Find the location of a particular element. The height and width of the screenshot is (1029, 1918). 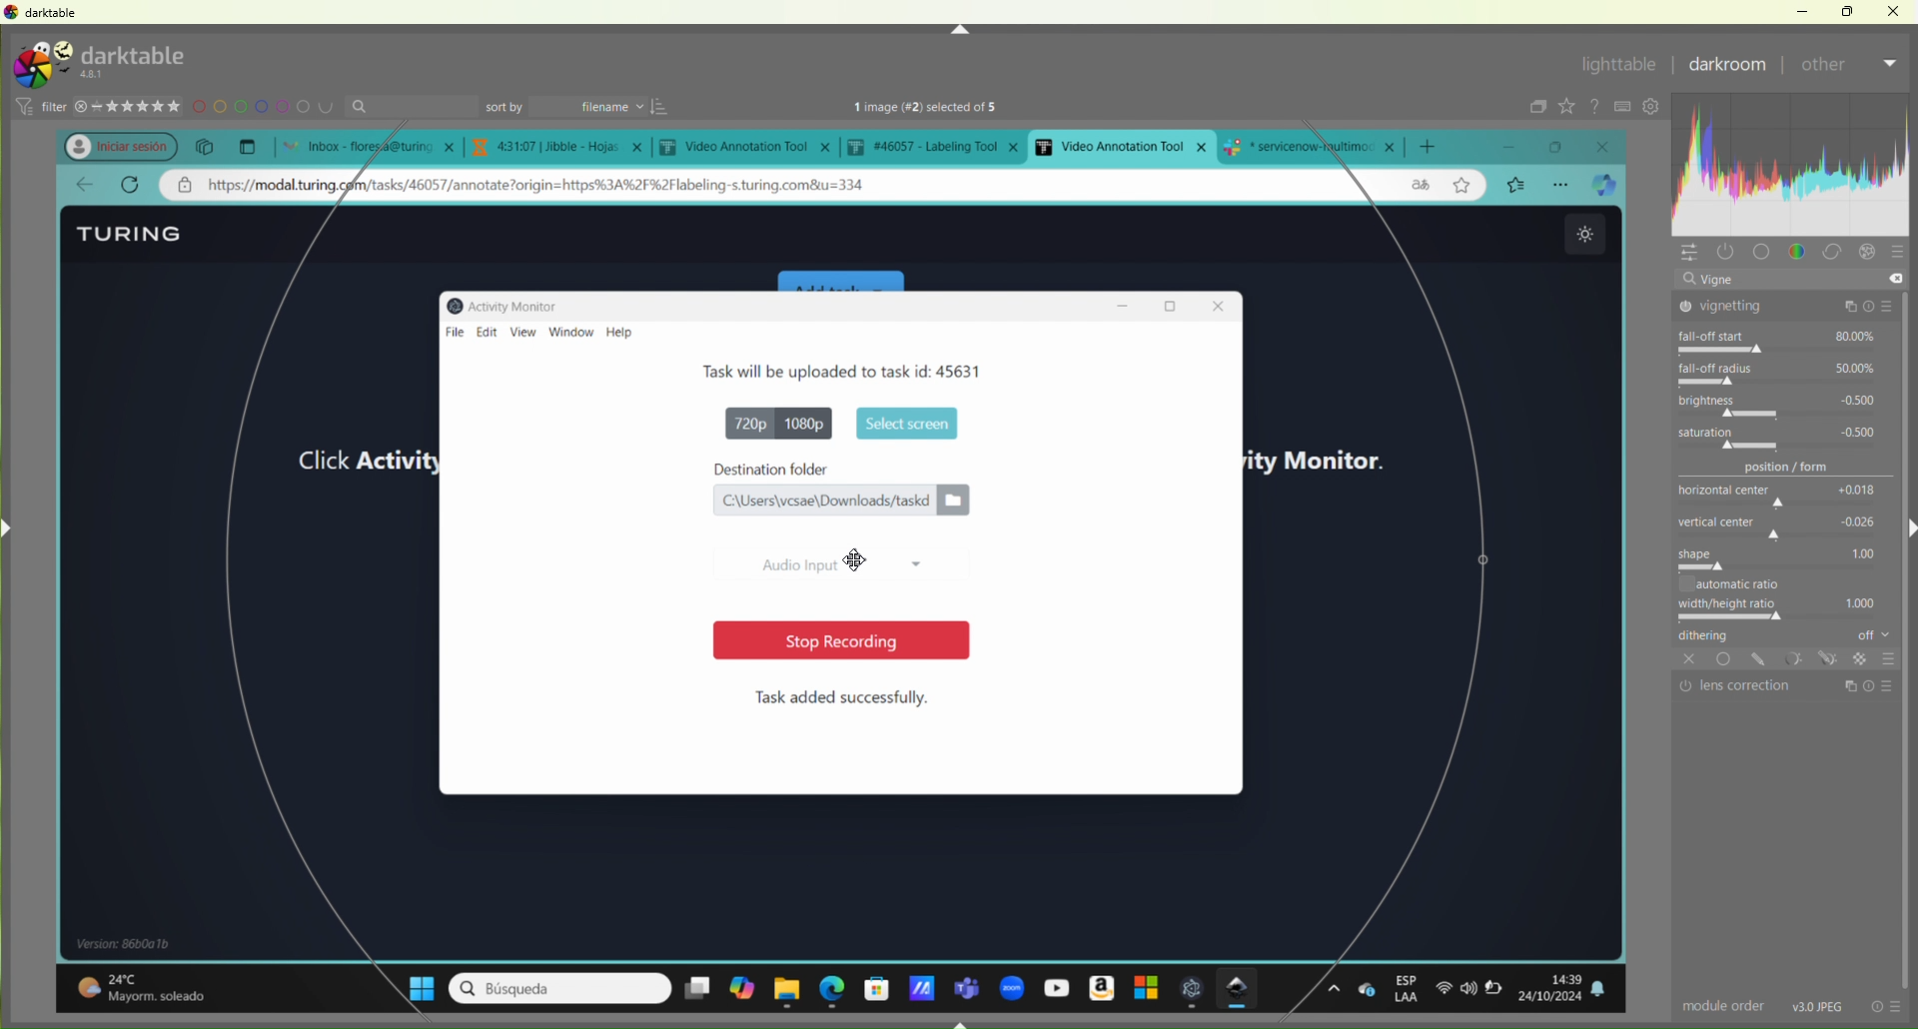

vigne is located at coordinates (1787, 280).